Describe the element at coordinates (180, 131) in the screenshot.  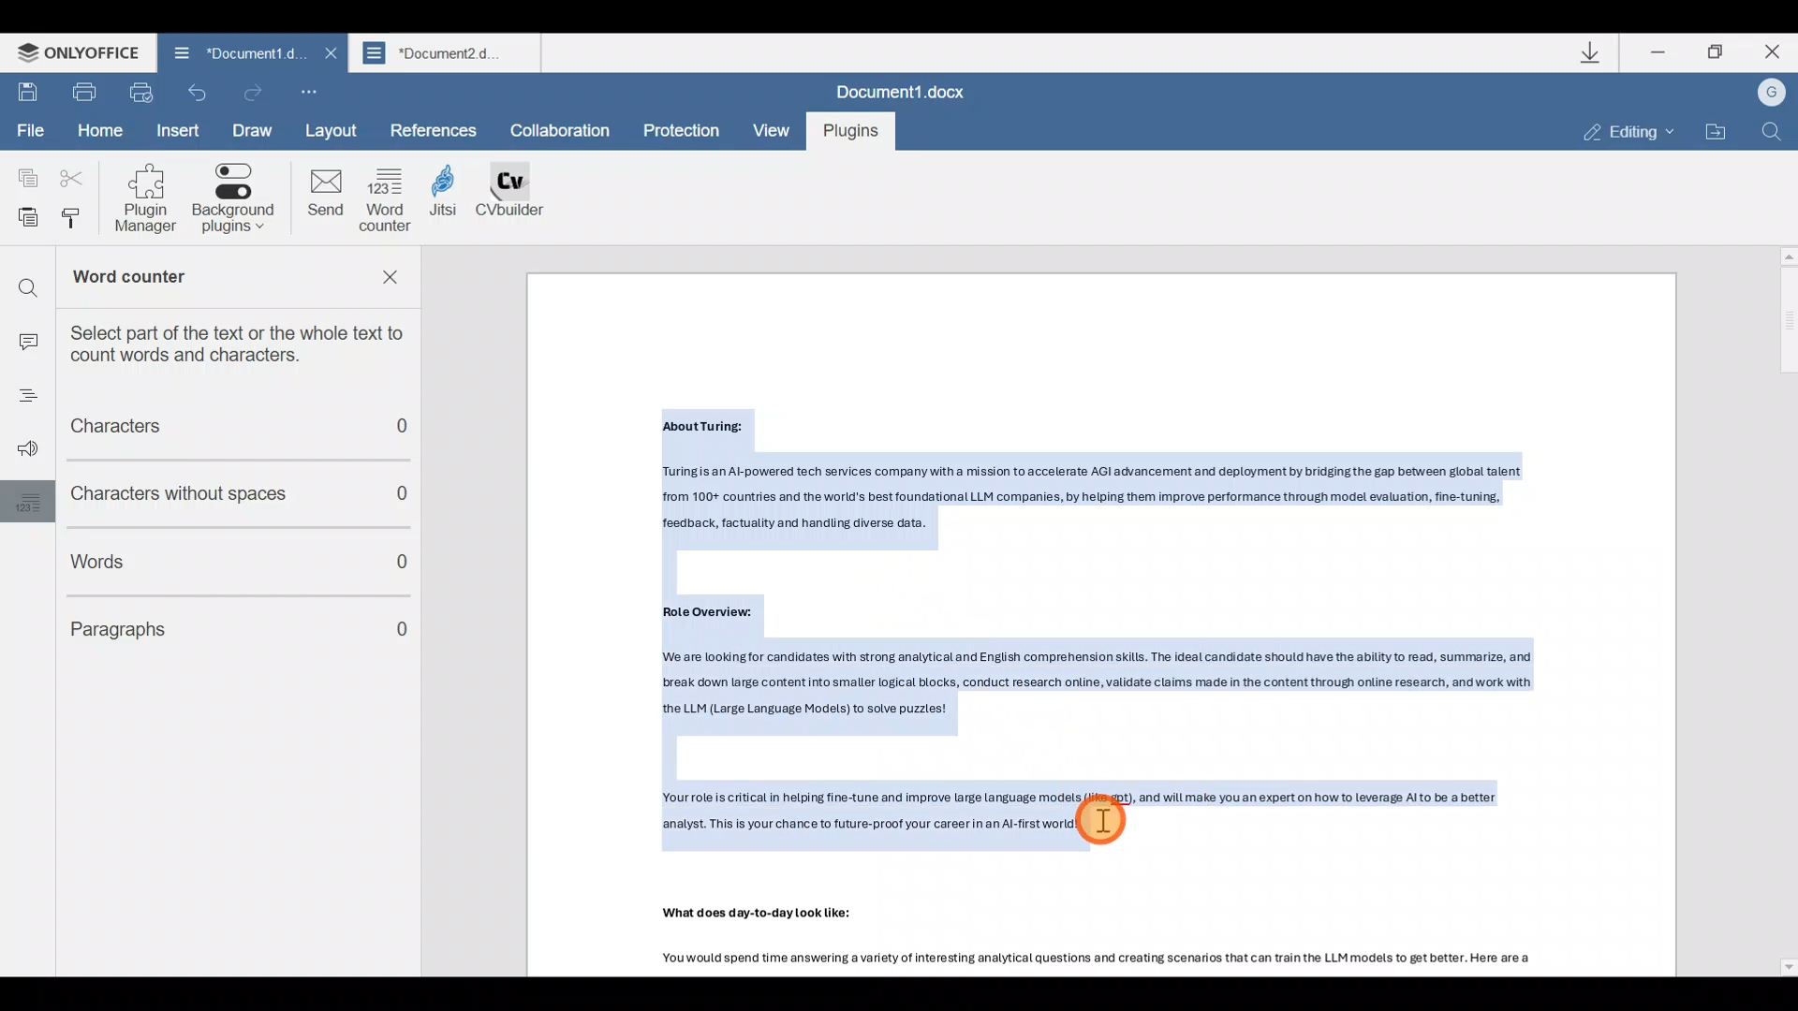
I see `Insert` at that location.